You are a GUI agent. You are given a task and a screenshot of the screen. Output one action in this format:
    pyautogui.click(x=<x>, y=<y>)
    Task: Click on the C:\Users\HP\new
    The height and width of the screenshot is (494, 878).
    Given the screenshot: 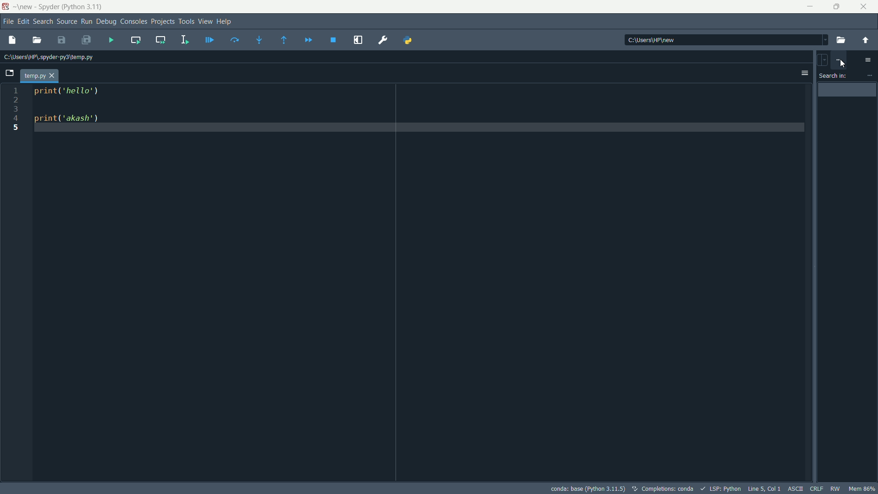 What is the action you would take?
    pyautogui.click(x=723, y=39)
    